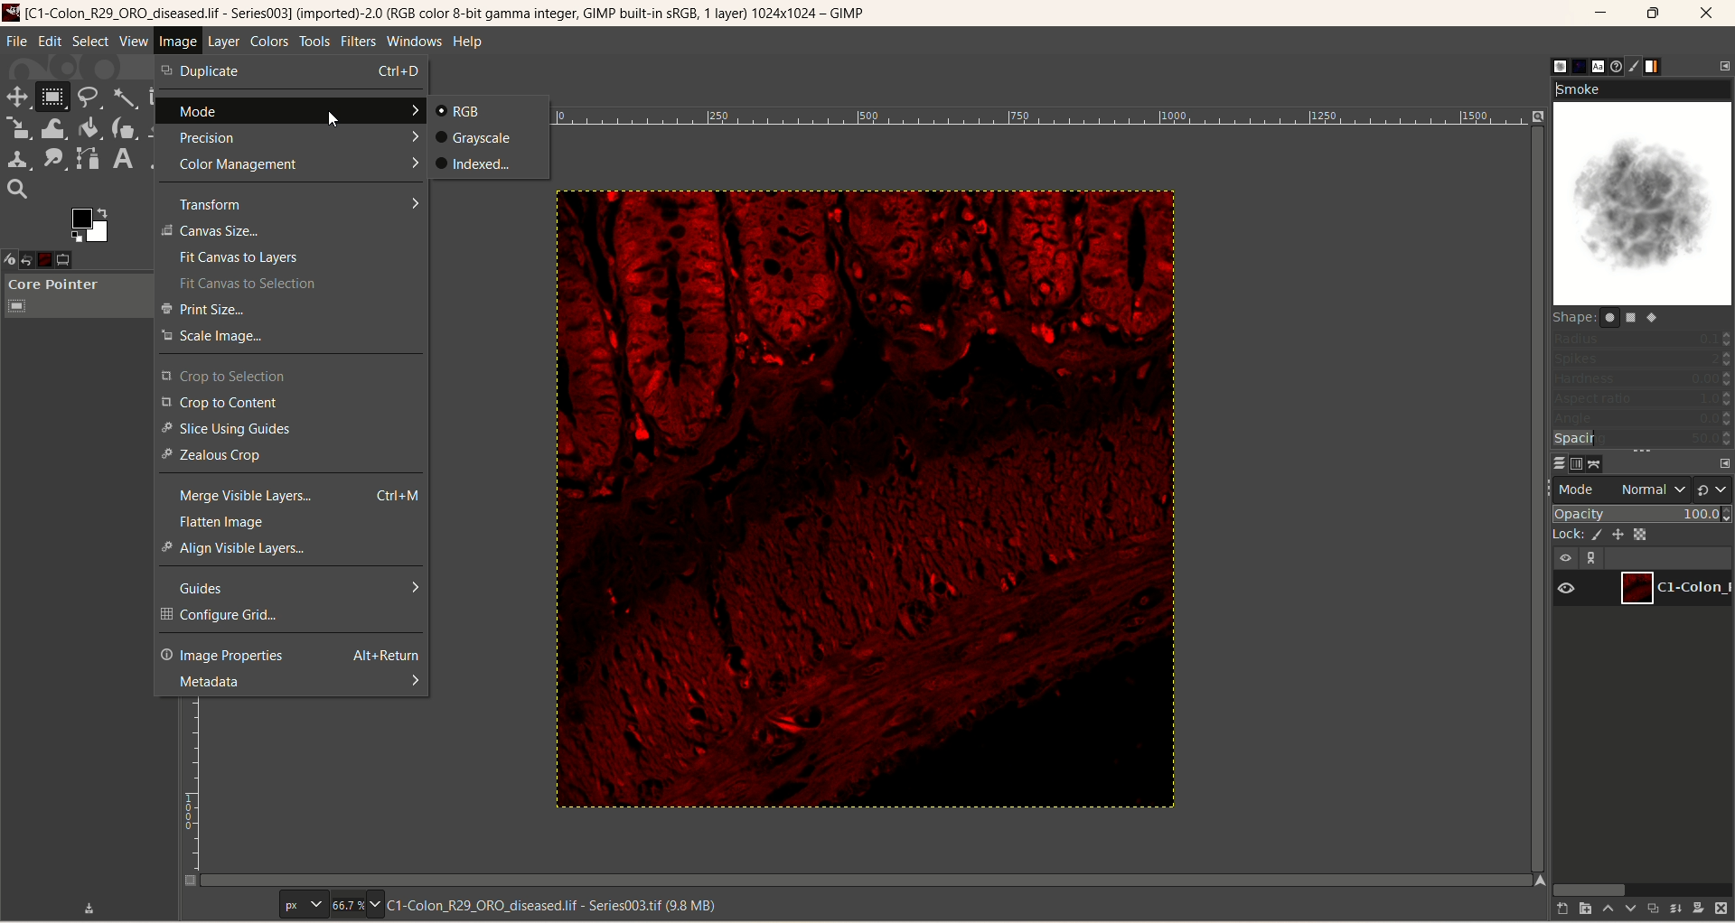 The image size is (1735, 923). Describe the element at coordinates (1698, 910) in the screenshot. I see `add mask` at that location.